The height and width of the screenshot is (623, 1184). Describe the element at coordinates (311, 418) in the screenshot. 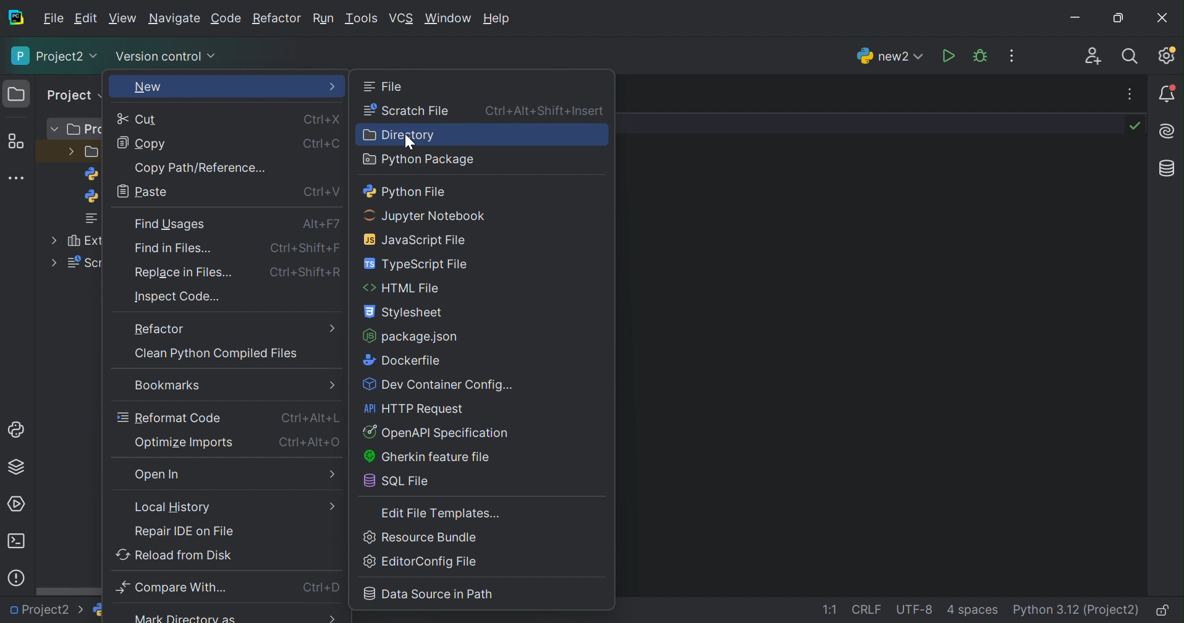

I see `Ctrl+Alt+L` at that location.